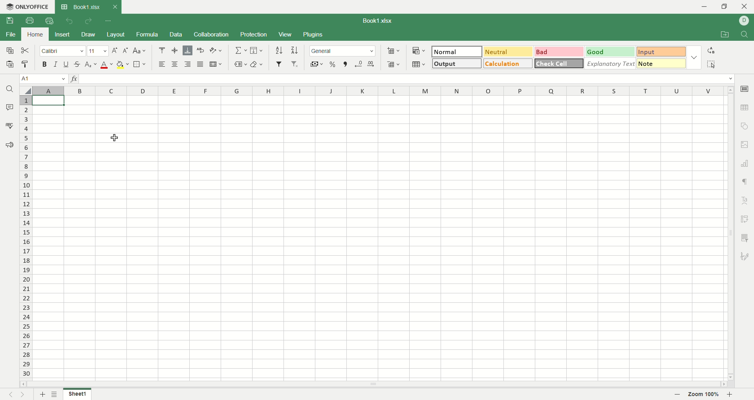 The width and height of the screenshot is (754, 400). Describe the element at coordinates (10, 108) in the screenshot. I see `comments` at that location.